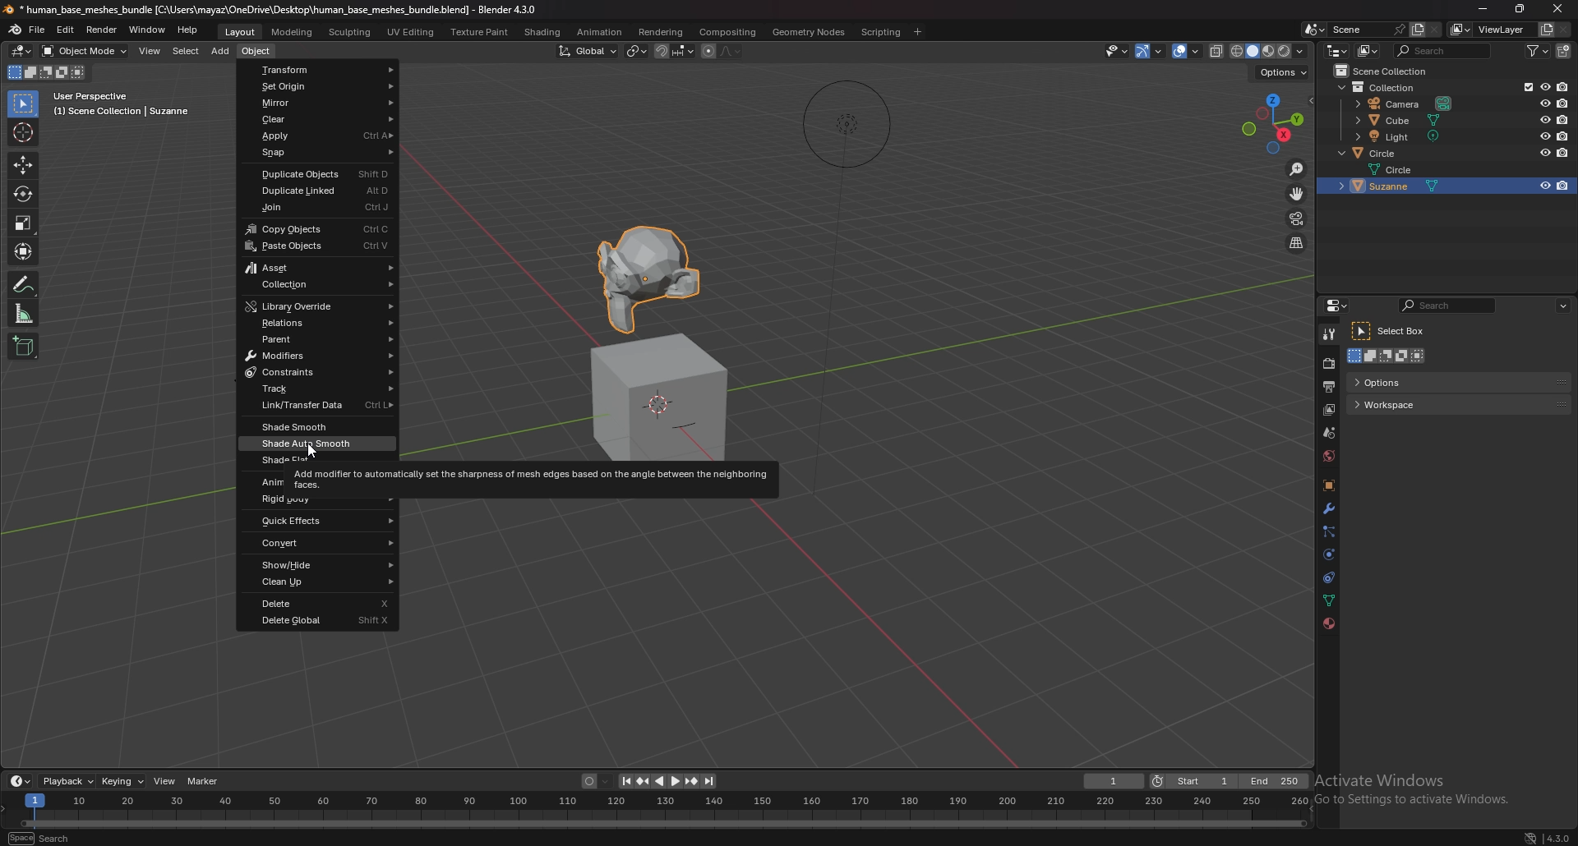  What do you see at coordinates (730, 31) in the screenshot?
I see `compositing` at bounding box center [730, 31].